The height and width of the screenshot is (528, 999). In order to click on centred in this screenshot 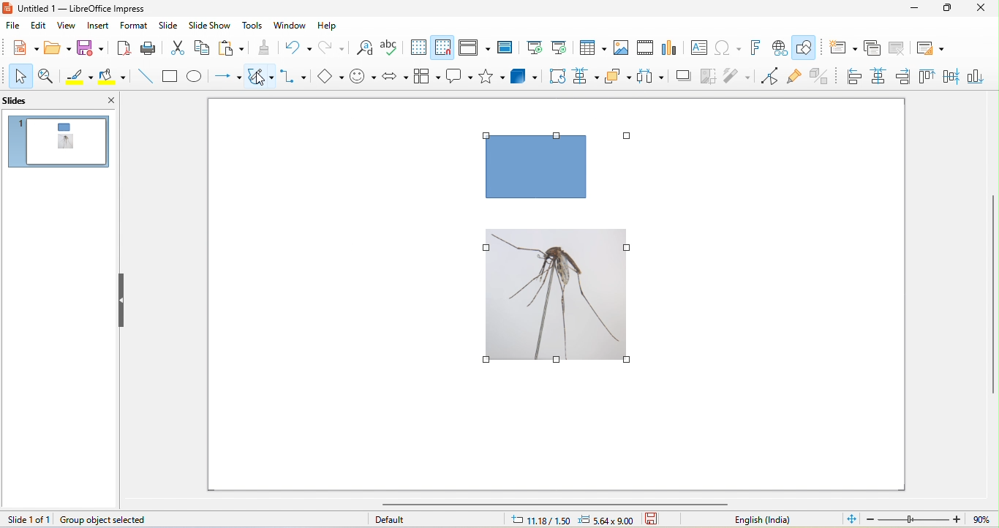, I will do `click(878, 77)`.